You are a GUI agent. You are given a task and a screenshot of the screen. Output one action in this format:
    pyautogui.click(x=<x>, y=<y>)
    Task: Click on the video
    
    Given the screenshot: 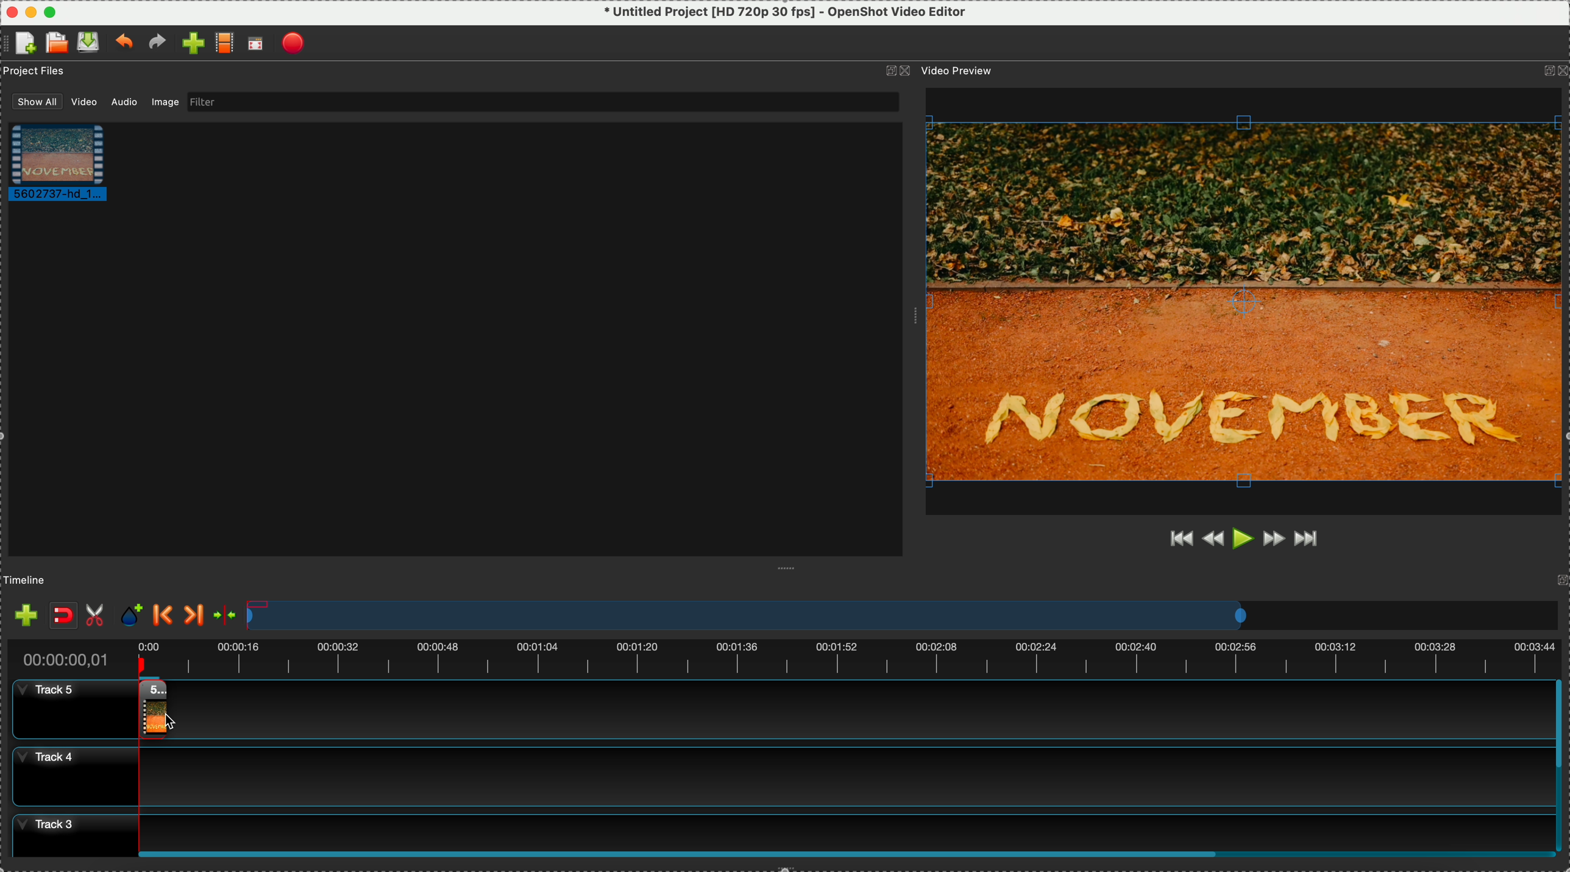 What is the action you would take?
    pyautogui.click(x=66, y=165)
    